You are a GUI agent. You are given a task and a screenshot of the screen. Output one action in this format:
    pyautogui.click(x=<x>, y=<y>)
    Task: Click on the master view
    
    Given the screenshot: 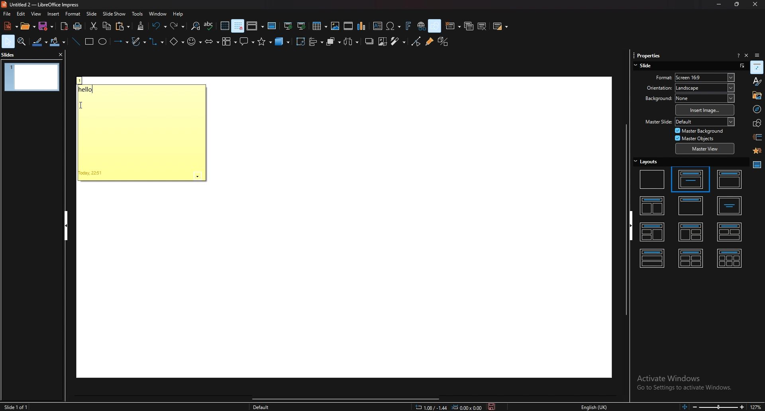 What is the action you would take?
    pyautogui.click(x=704, y=149)
    